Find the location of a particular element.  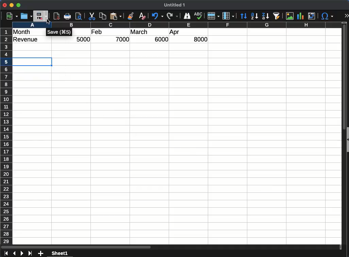

apr is located at coordinates (175, 33).